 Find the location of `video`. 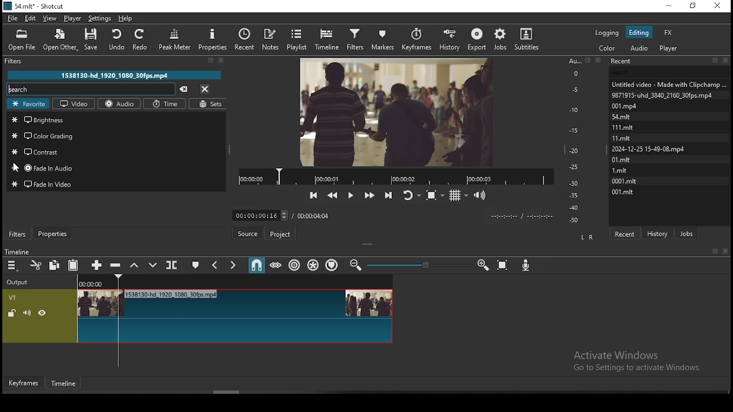

video is located at coordinates (74, 103).